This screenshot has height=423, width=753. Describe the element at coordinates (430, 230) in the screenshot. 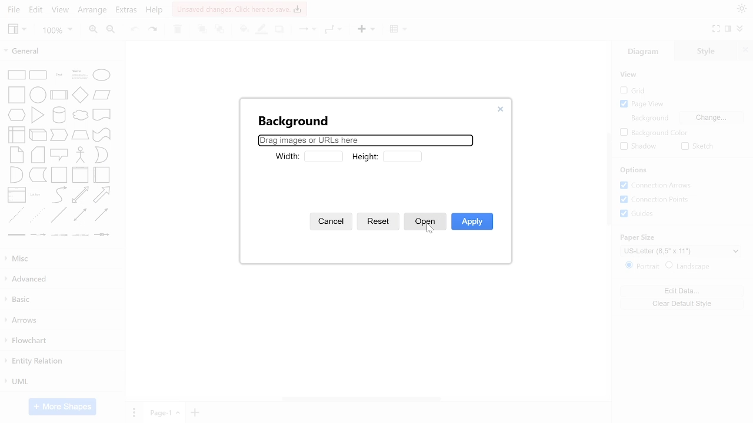

I see `cursor` at that location.